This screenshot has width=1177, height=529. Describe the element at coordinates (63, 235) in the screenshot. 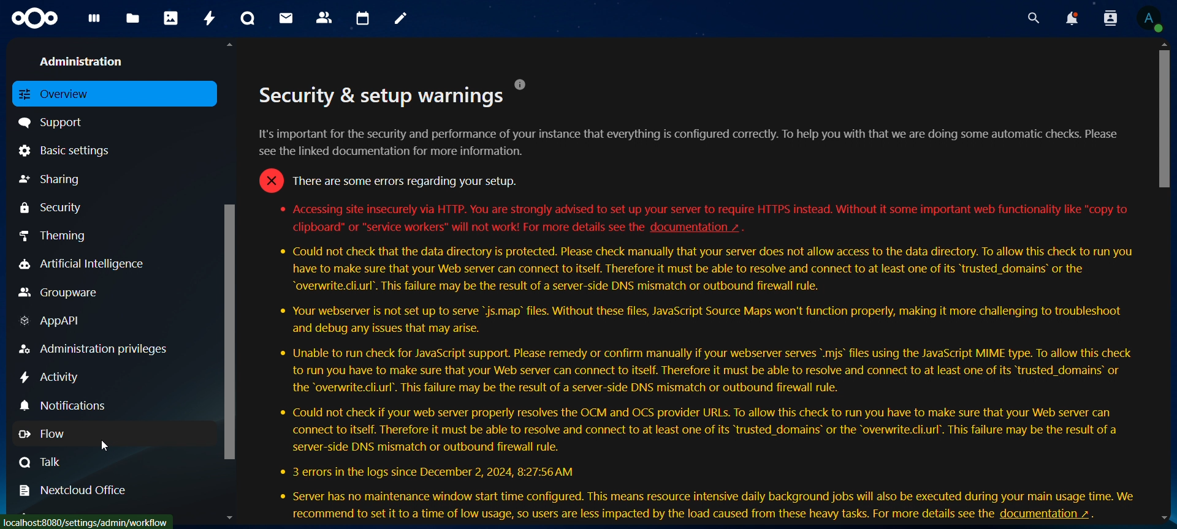

I see `theming` at that location.